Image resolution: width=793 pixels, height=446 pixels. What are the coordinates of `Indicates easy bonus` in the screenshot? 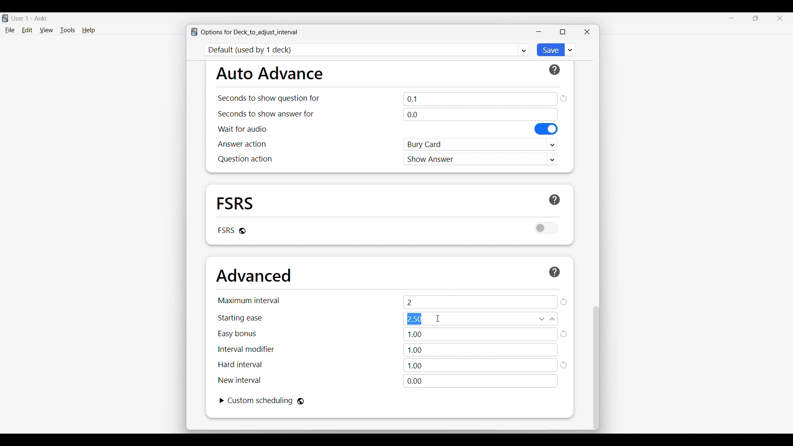 It's located at (237, 334).